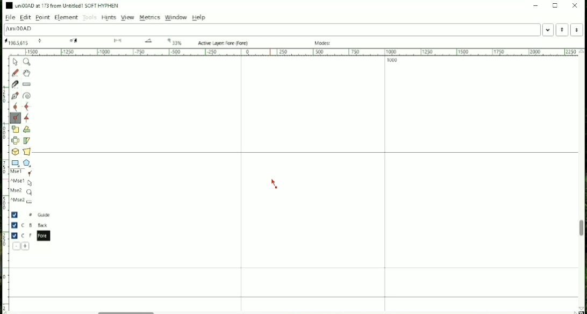  What do you see at coordinates (90, 18) in the screenshot?
I see `Tools` at bounding box center [90, 18].